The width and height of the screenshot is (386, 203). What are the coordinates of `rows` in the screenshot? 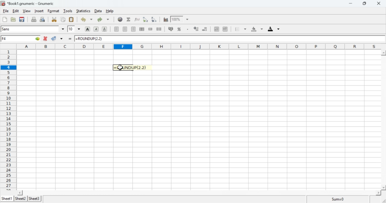 It's located at (9, 118).